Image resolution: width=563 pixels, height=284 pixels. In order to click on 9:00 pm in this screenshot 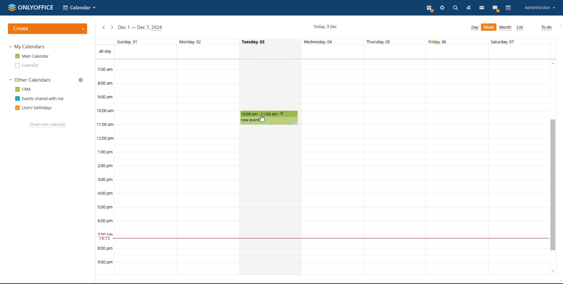, I will do `click(105, 263)`.